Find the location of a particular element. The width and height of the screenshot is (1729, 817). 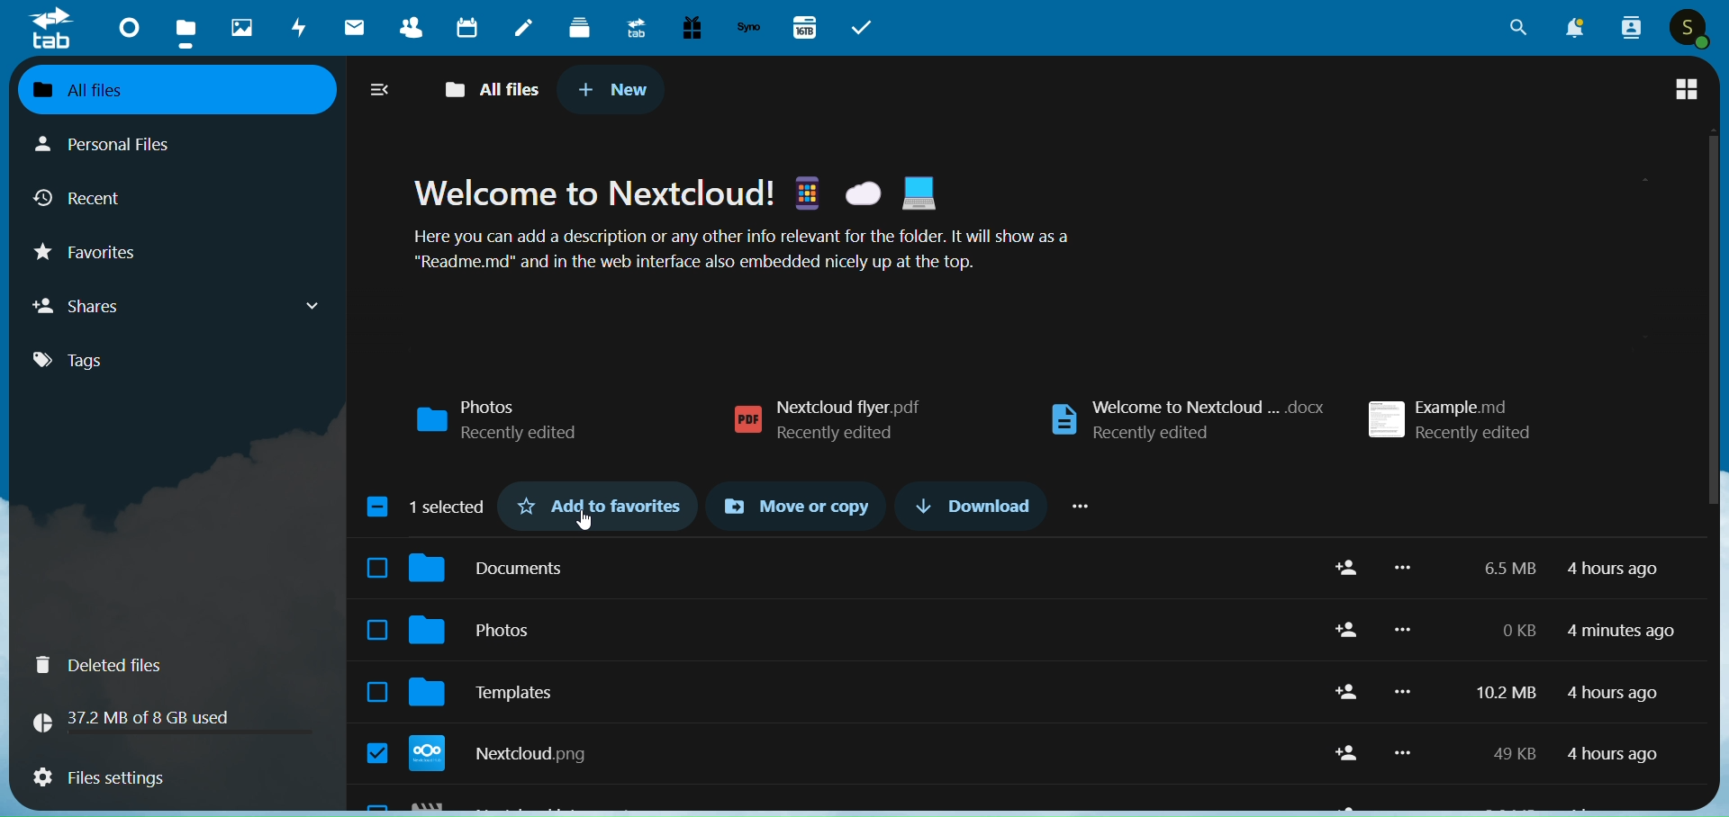

tile view is located at coordinates (1687, 84).